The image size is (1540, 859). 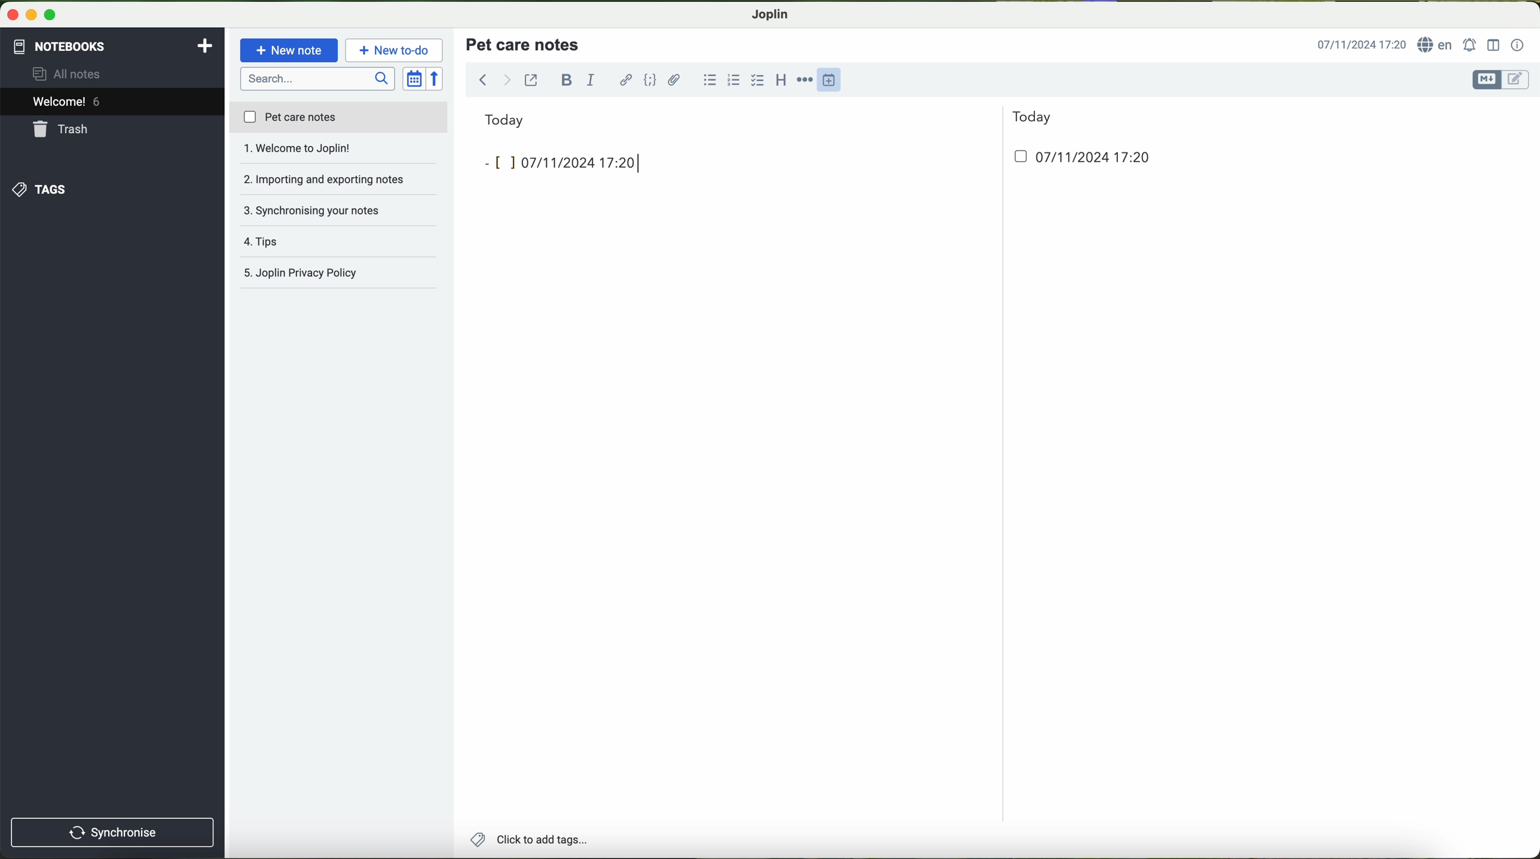 What do you see at coordinates (1494, 44) in the screenshot?
I see `toggle editor layout` at bounding box center [1494, 44].